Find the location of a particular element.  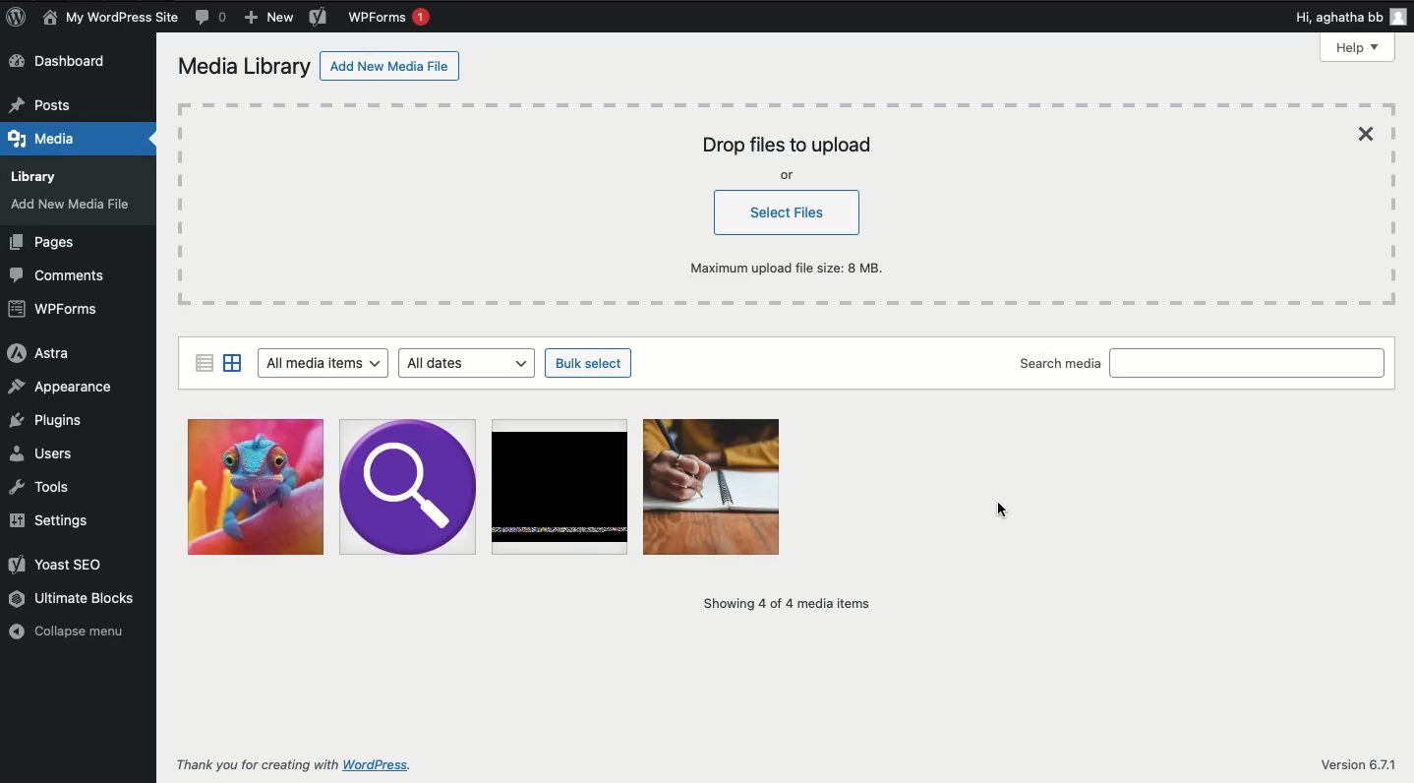

Dashboard is located at coordinates (74, 61).